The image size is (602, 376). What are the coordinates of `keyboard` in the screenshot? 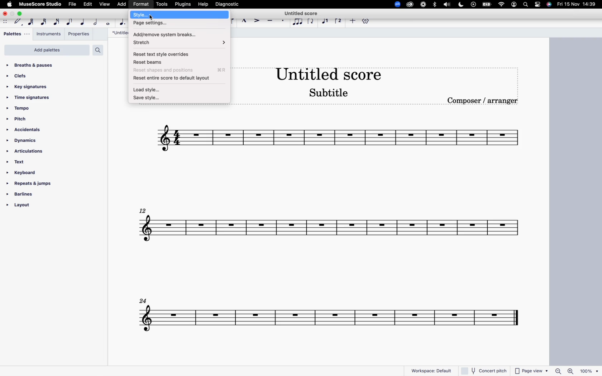 It's located at (24, 173).